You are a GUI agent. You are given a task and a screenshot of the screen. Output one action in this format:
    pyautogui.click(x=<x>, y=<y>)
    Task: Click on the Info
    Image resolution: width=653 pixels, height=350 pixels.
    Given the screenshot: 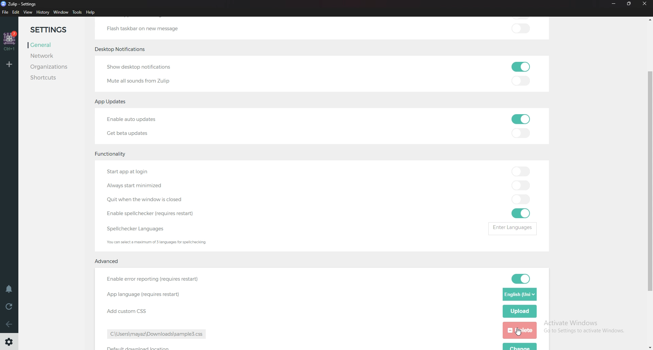 What is the action you would take?
    pyautogui.click(x=160, y=242)
    